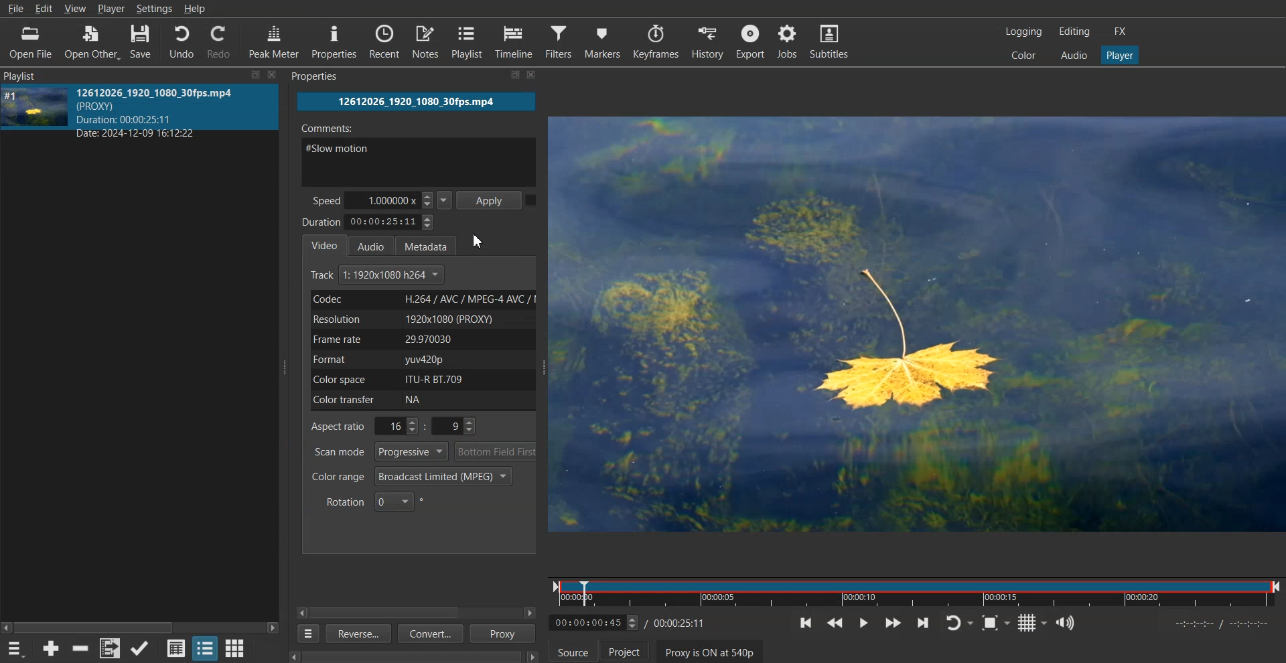 Image resolution: width=1286 pixels, height=663 pixels. I want to click on playlist, so click(35, 75).